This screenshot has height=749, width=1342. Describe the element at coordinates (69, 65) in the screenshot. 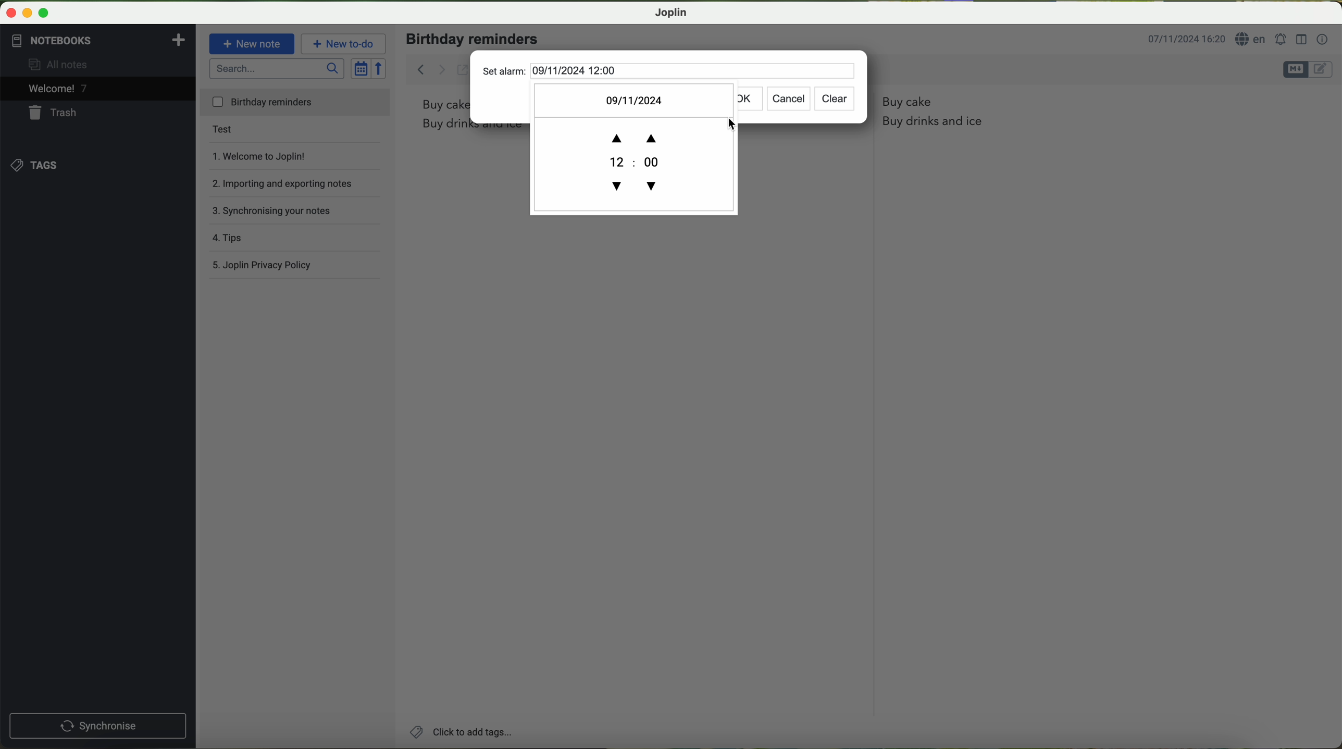

I see `all notes` at that location.